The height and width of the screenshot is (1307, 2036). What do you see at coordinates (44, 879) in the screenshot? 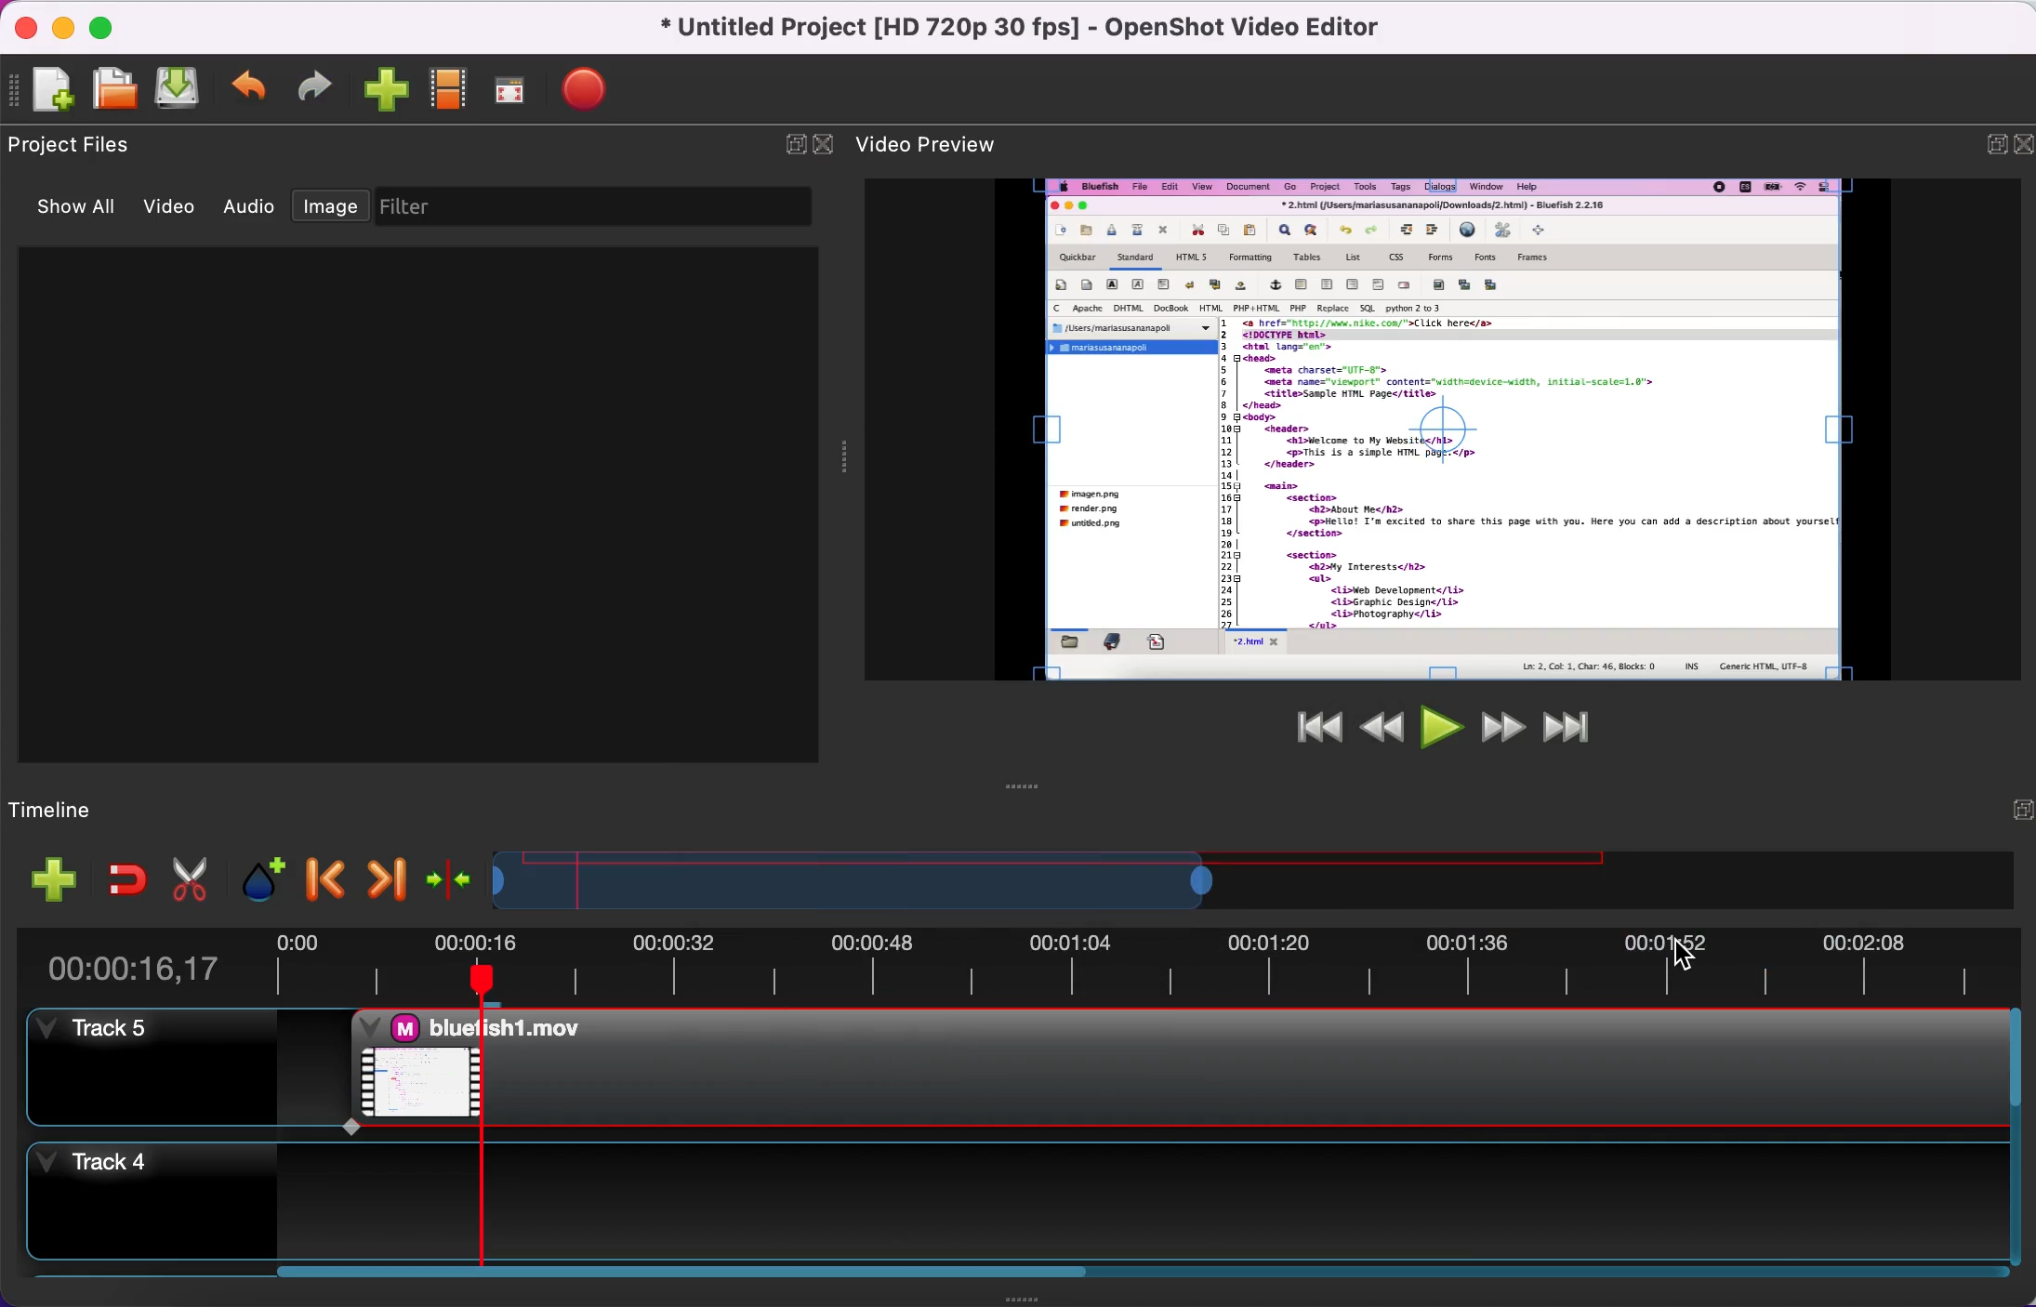
I see `add file` at bounding box center [44, 879].